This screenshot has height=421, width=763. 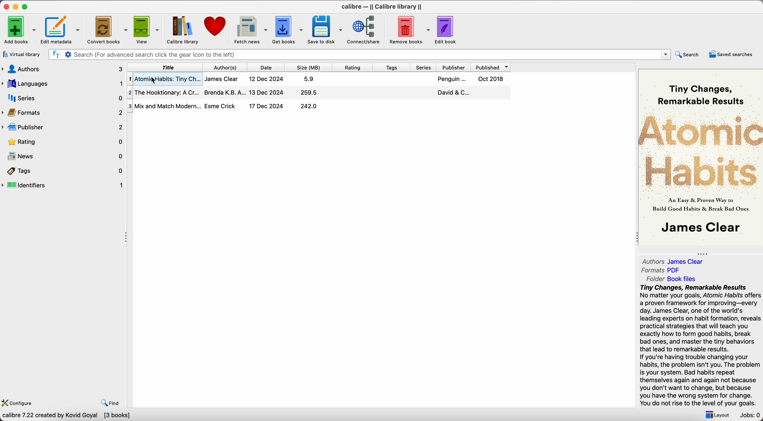 What do you see at coordinates (223, 79) in the screenshot?
I see `James Clear` at bounding box center [223, 79].